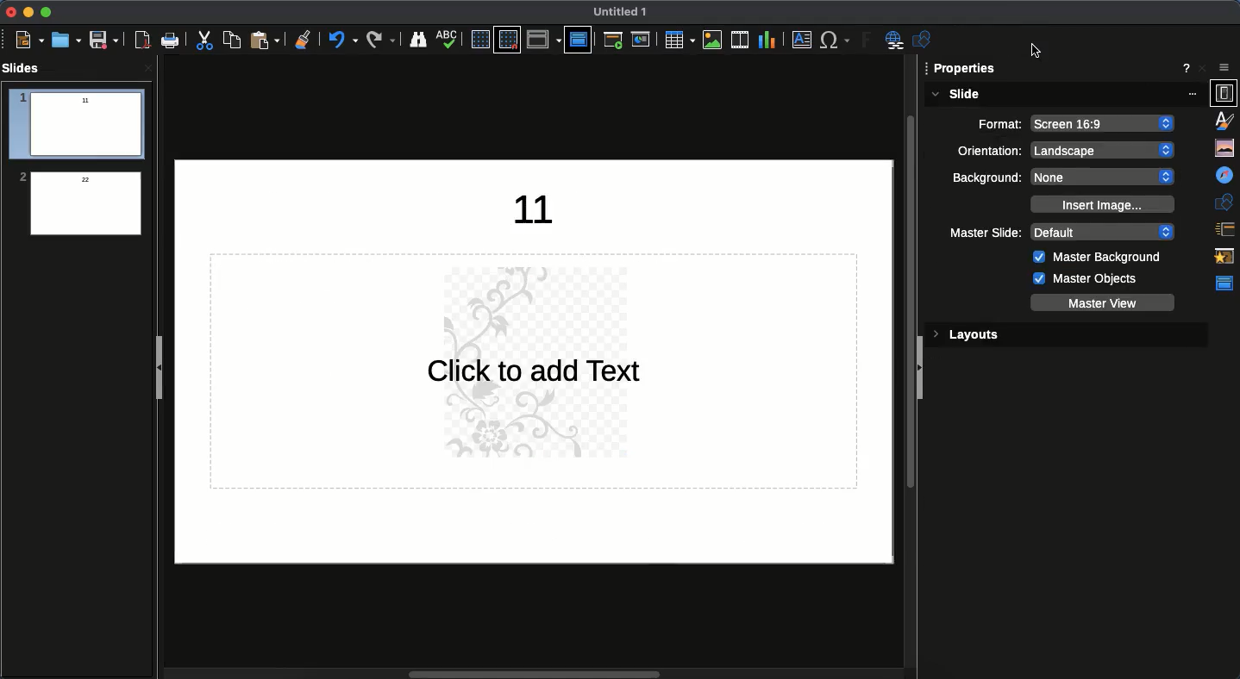 This screenshot has width=1240, height=679. What do you see at coordinates (507, 40) in the screenshot?
I see `Snap grid` at bounding box center [507, 40].